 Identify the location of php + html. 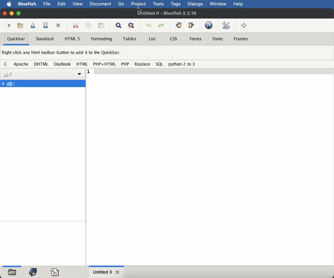
(105, 64).